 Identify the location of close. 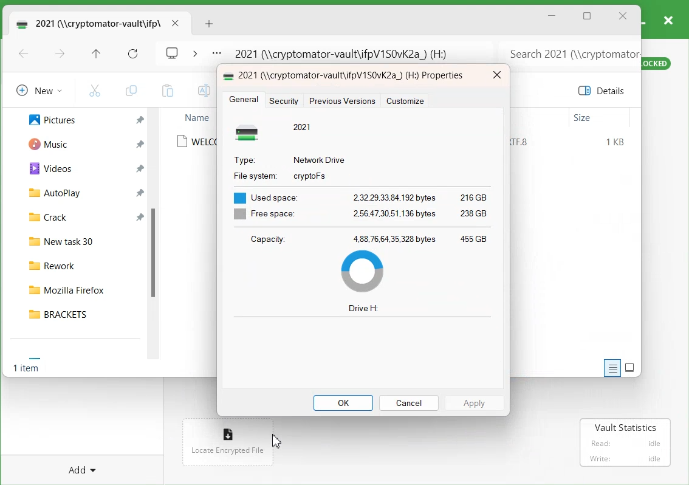
(668, 19).